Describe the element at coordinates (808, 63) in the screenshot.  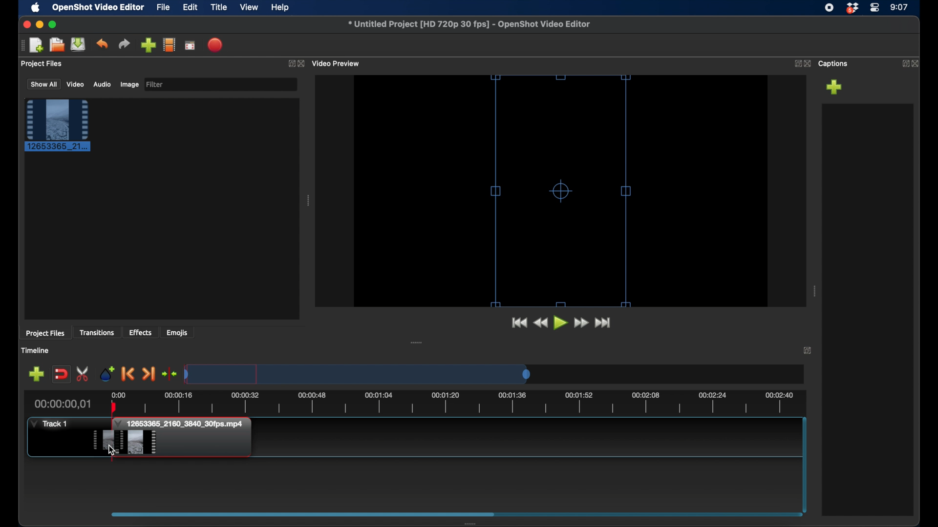
I see `close` at that location.